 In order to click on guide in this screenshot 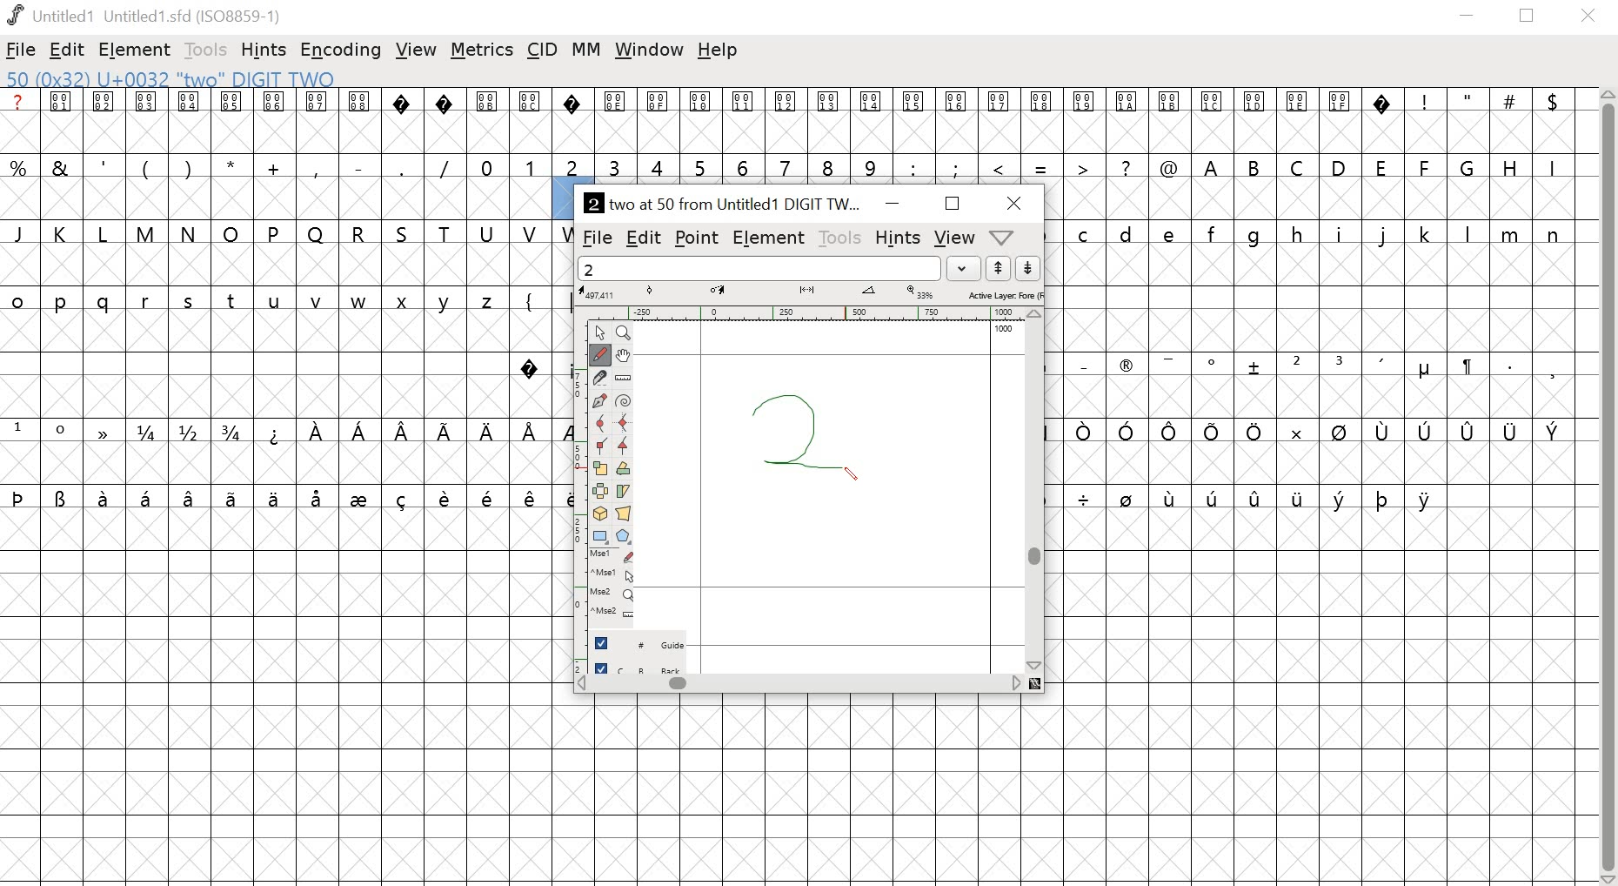, I will do `click(642, 641)`.